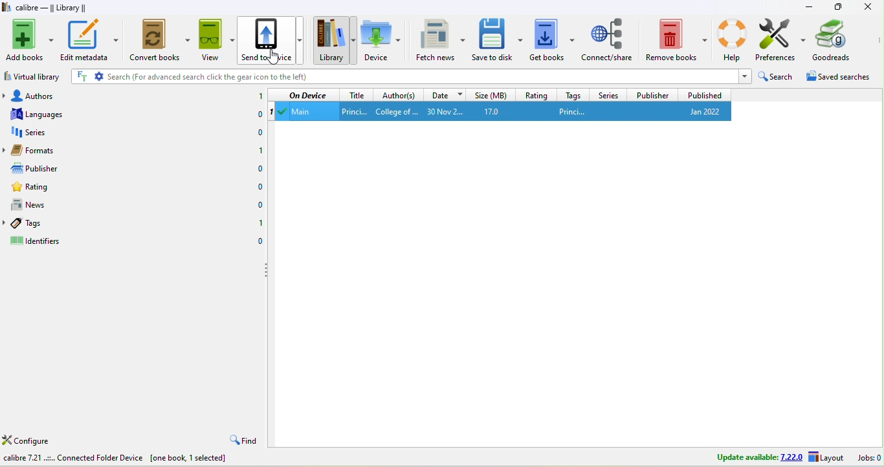 The width and height of the screenshot is (884, 467). Describe the element at coordinates (574, 94) in the screenshot. I see `tags` at that location.